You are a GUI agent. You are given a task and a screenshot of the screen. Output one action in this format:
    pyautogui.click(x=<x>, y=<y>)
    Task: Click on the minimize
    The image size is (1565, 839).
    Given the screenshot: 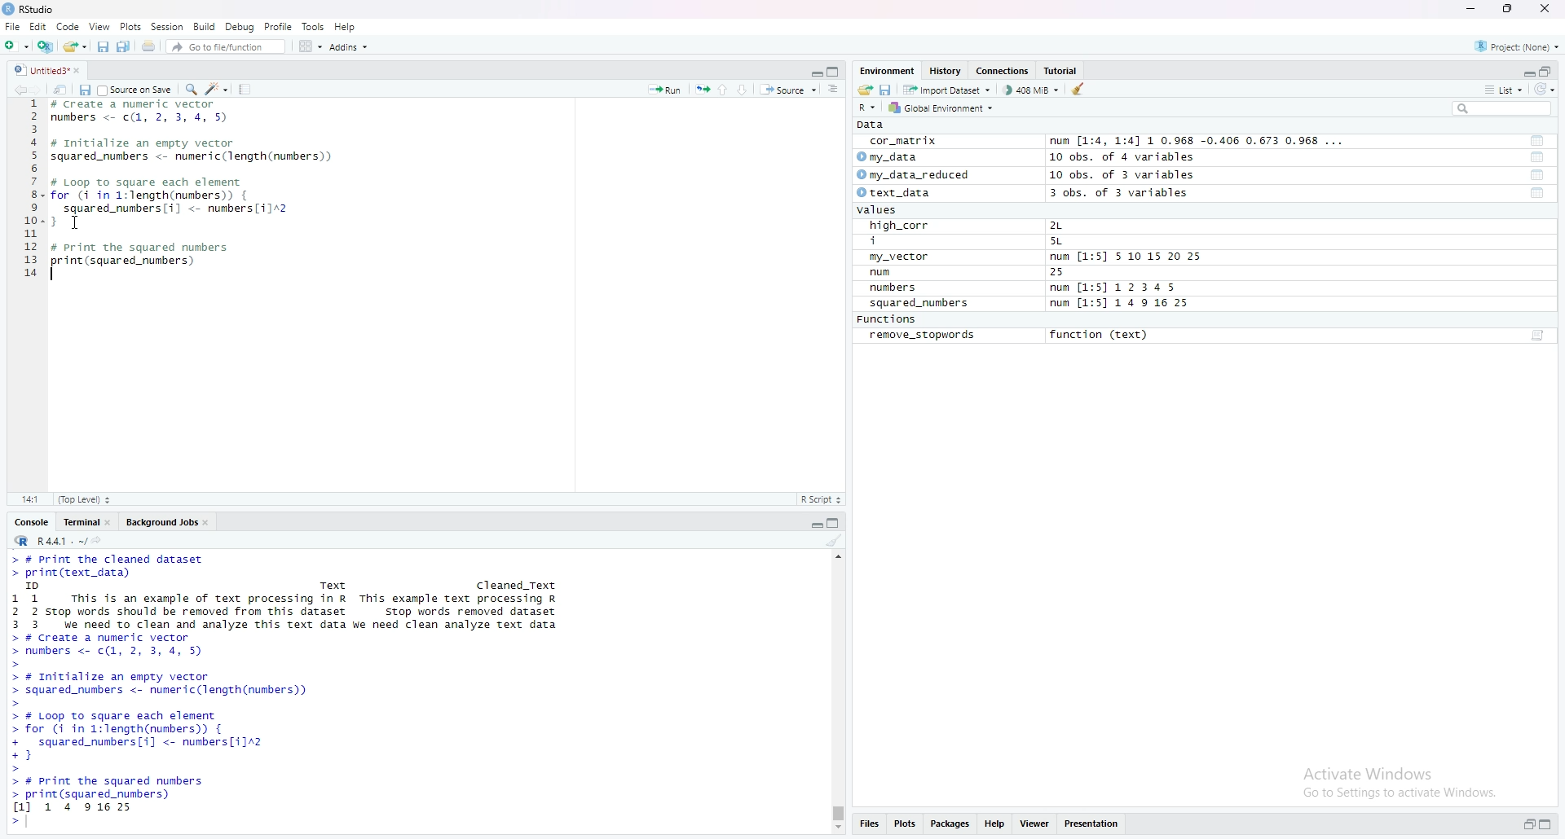 What is the action you would take?
    pyautogui.click(x=1470, y=9)
    